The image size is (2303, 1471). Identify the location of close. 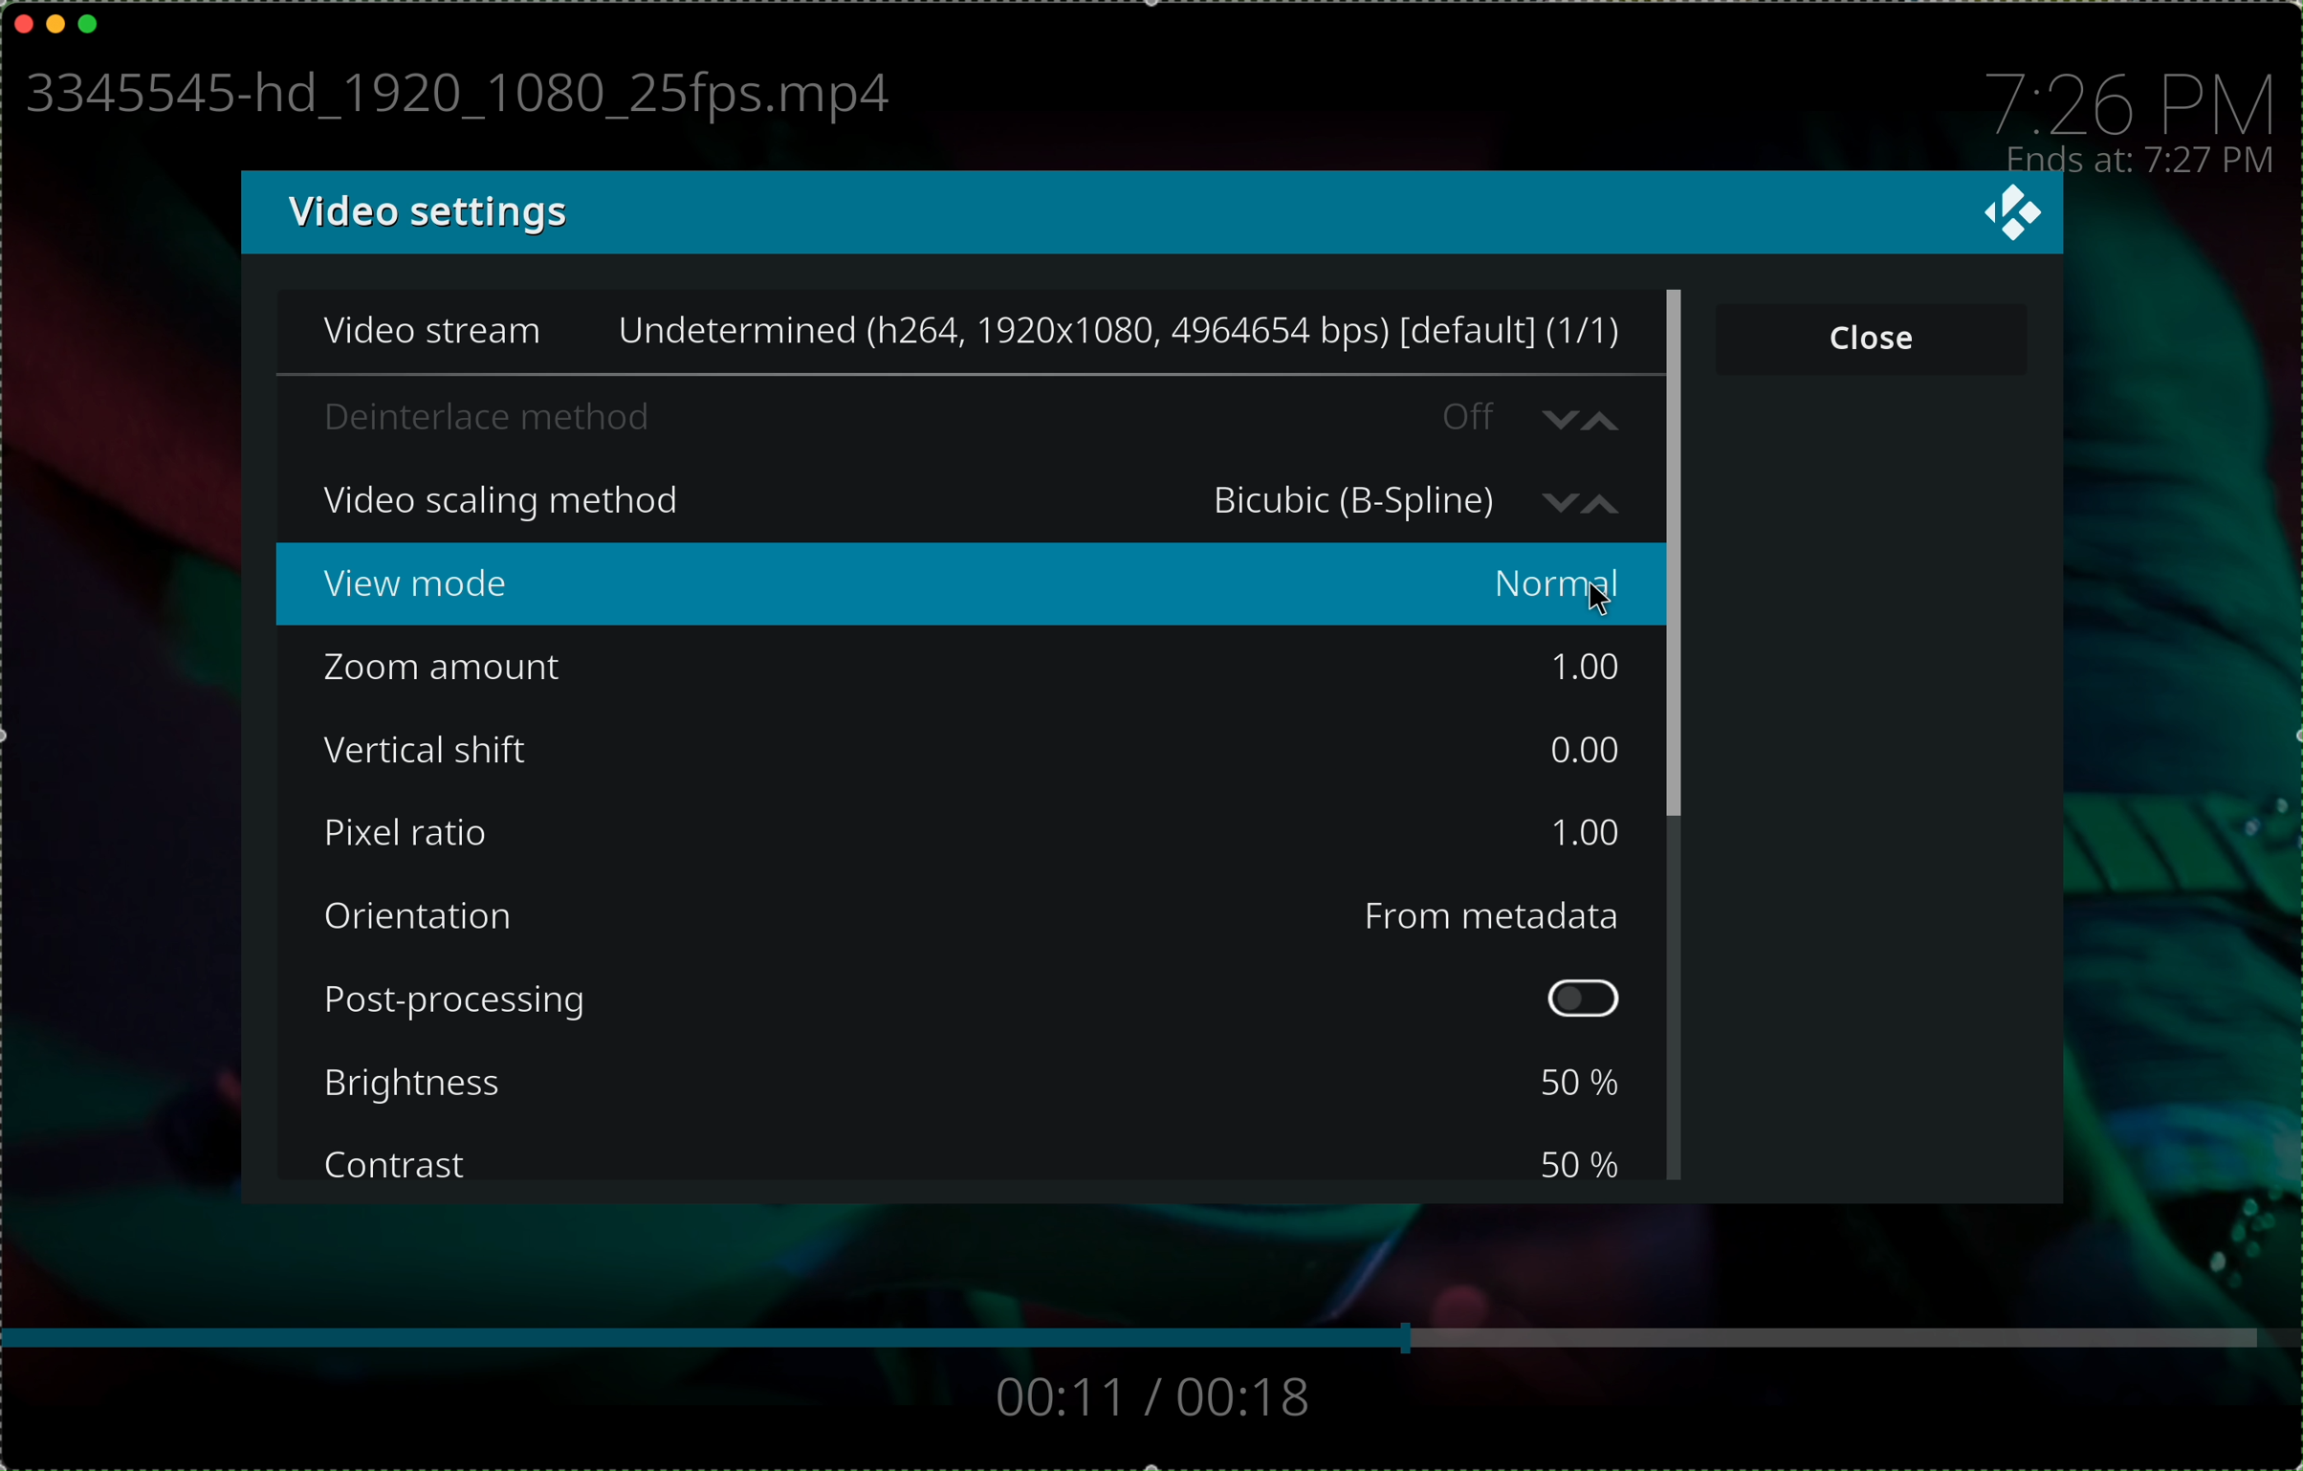
(23, 20).